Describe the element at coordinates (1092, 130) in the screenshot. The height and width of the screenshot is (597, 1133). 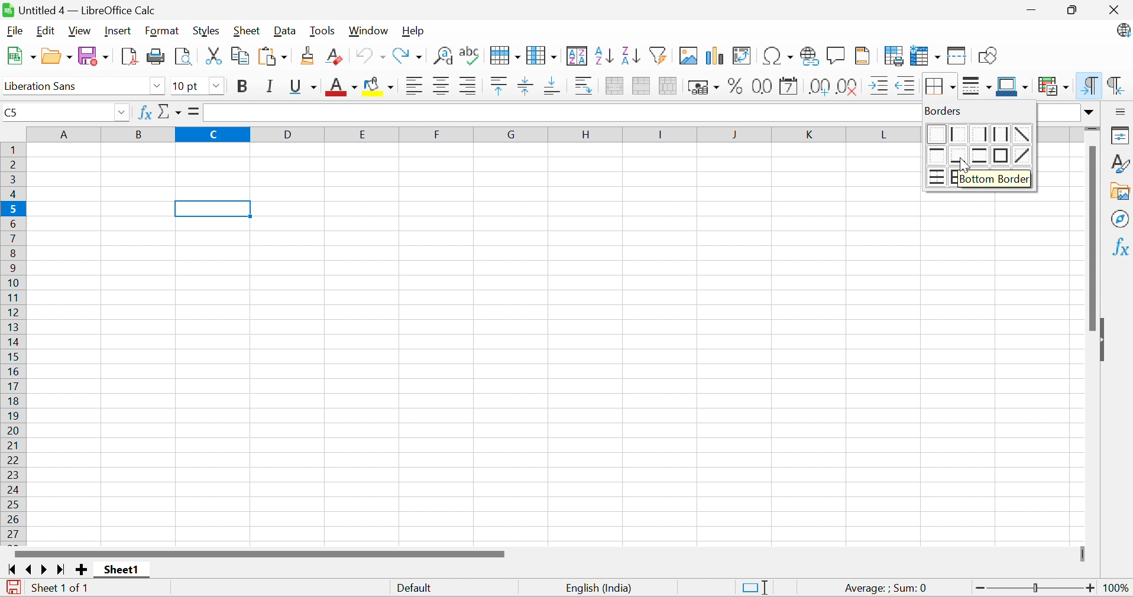
I see `Slider` at that location.